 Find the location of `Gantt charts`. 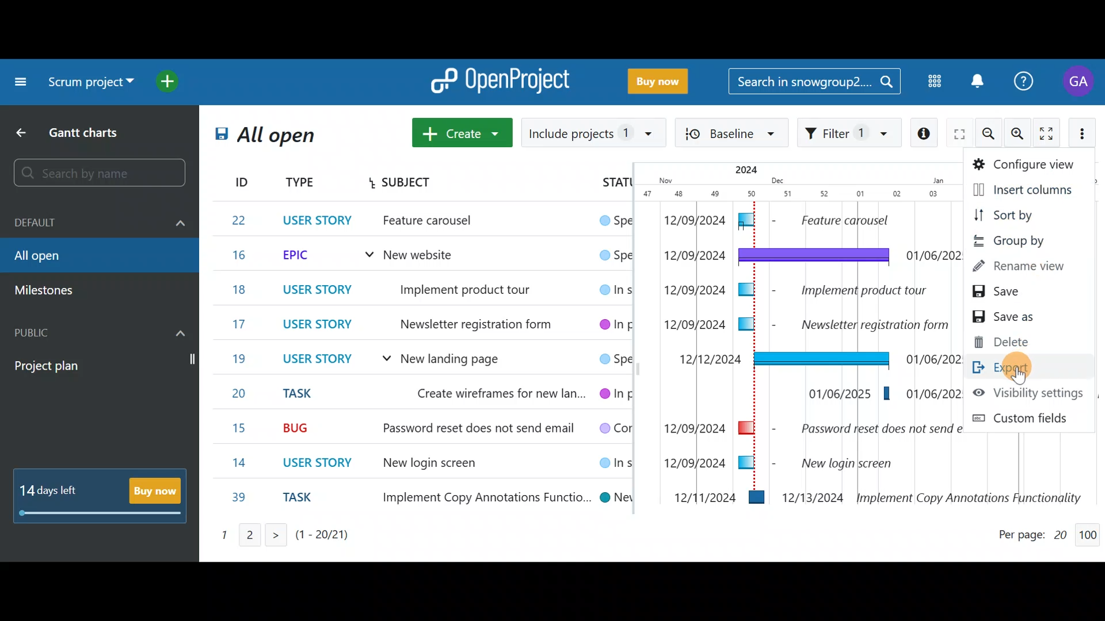

Gantt charts is located at coordinates (86, 131).